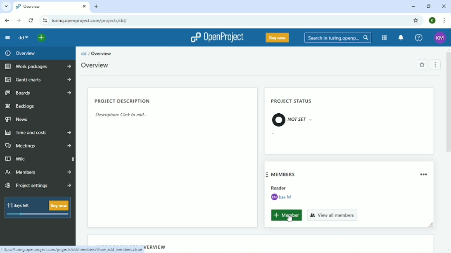 Image resolution: width=451 pixels, height=253 pixels. Describe the element at coordinates (218, 37) in the screenshot. I see `OpenProject` at that location.